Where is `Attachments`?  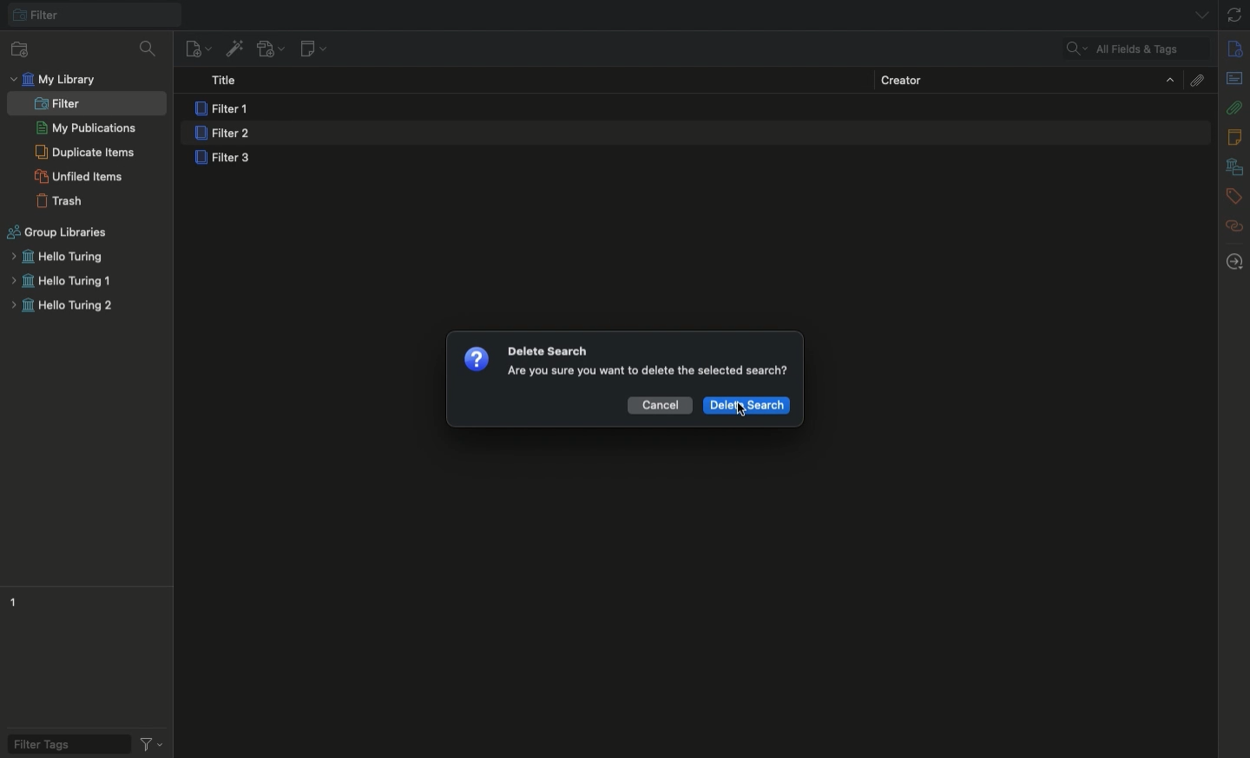
Attachments is located at coordinates (1234, 107).